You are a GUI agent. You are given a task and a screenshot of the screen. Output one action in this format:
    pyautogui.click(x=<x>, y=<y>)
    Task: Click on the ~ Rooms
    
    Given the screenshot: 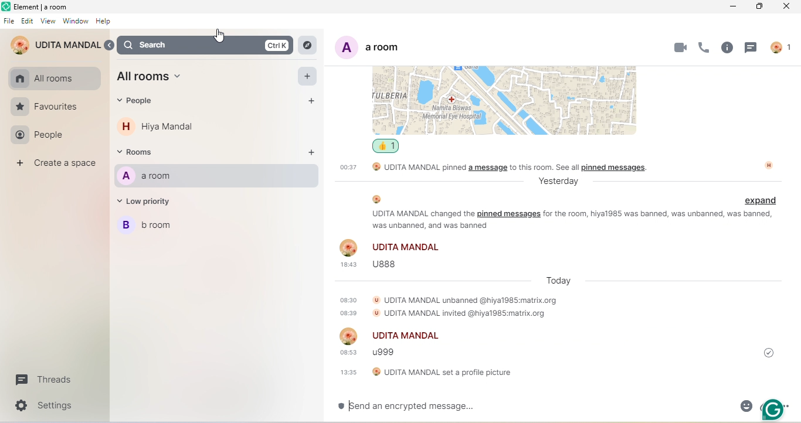 What is the action you would take?
    pyautogui.click(x=145, y=153)
    